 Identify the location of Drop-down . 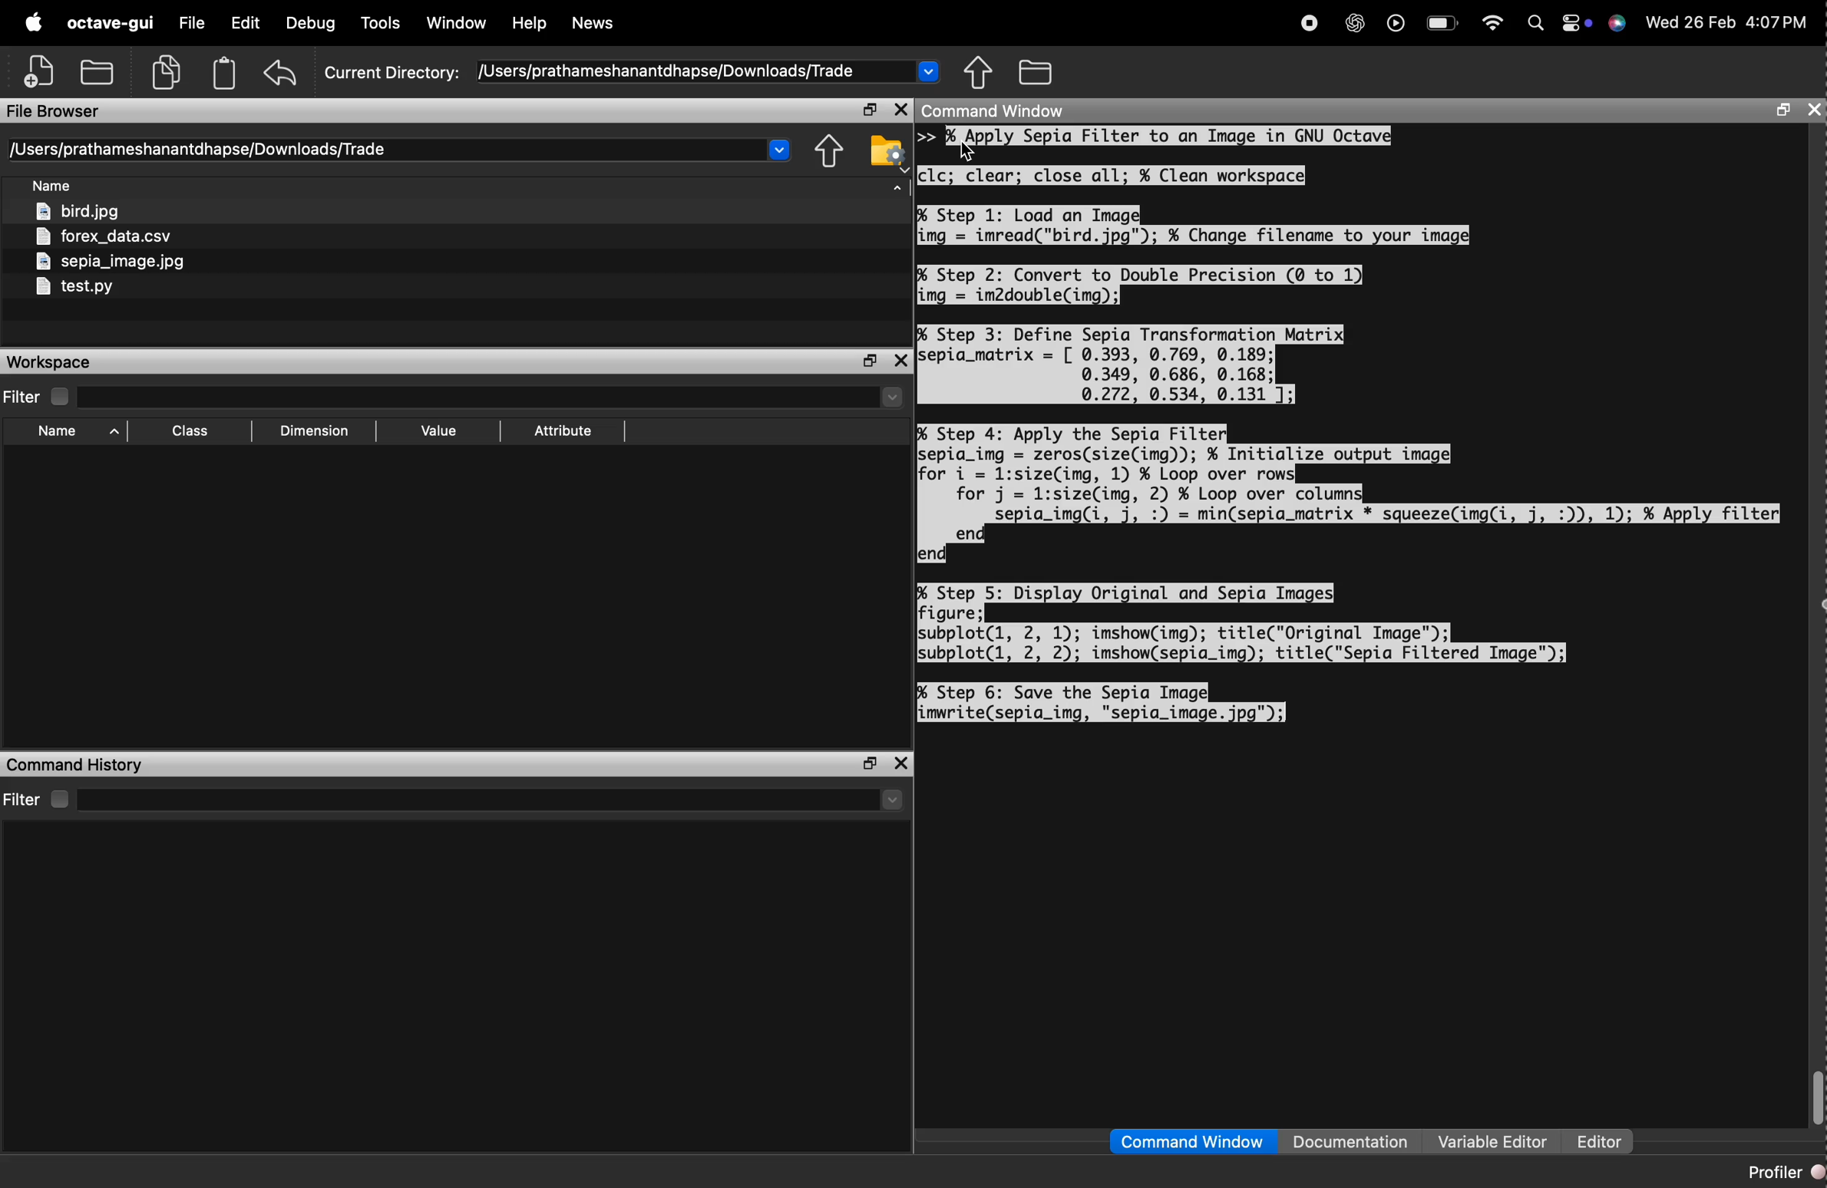
(930, 71).